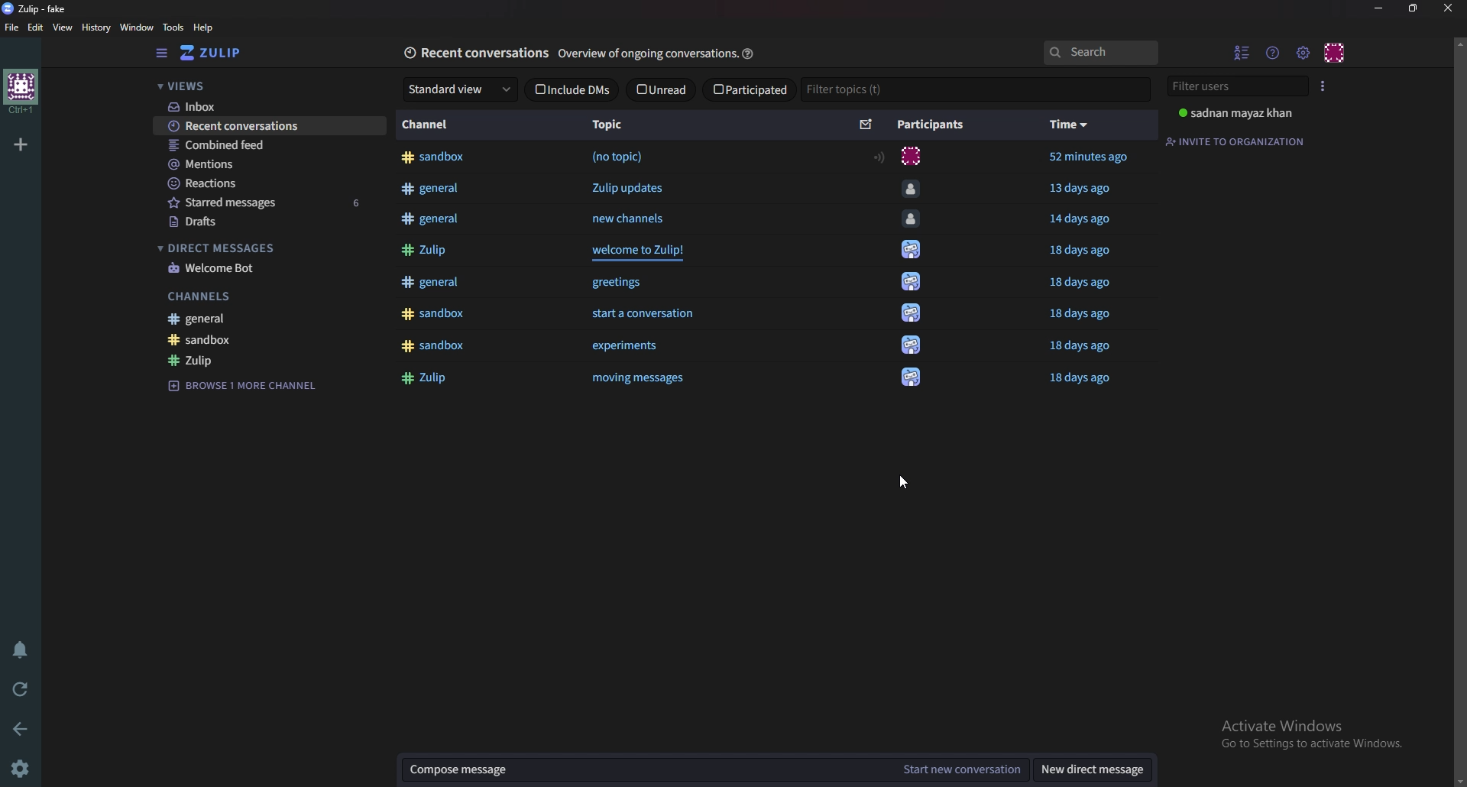 This screenshot has height=787, width=1467. I want to click on #general, so click(435, 221).